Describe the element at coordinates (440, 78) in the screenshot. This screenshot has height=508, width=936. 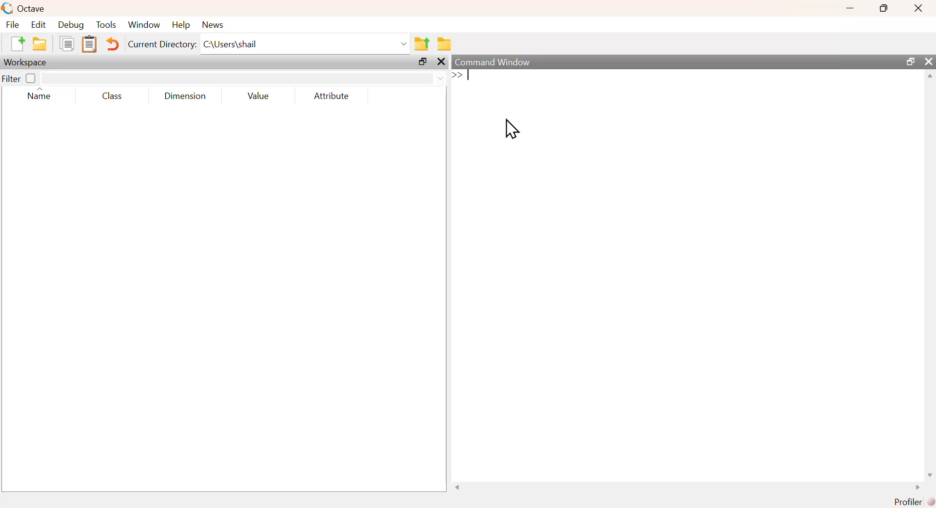
I see `dropdown` at that location.